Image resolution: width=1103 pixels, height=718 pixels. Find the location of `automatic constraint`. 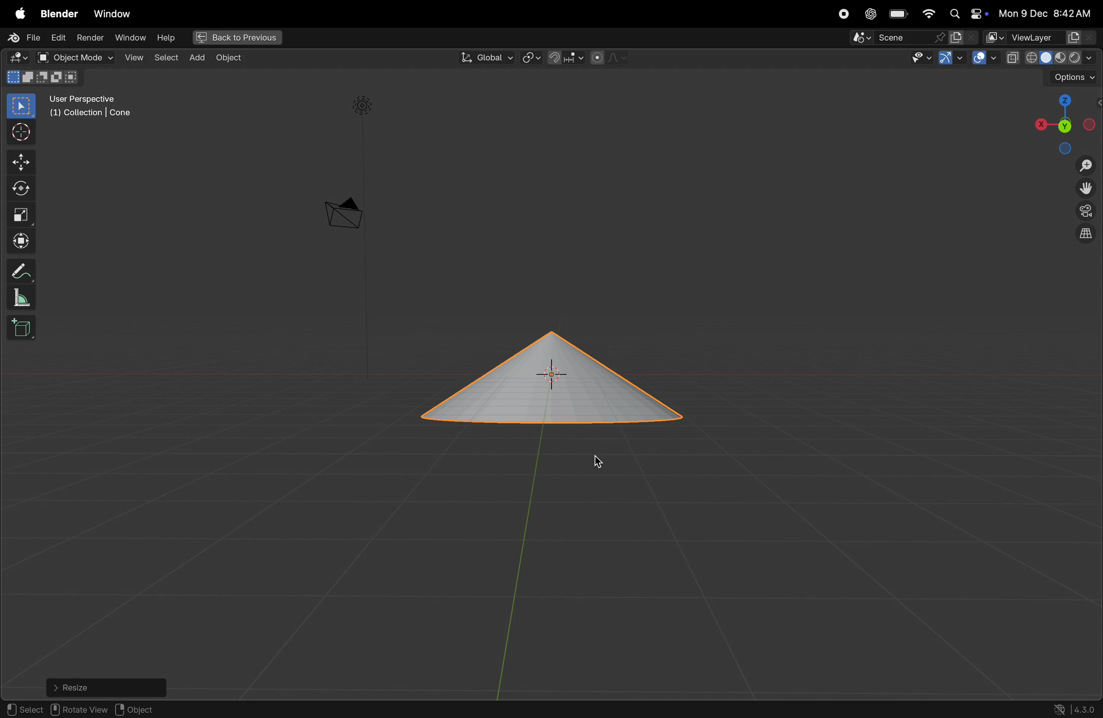

automatic constraint is located at coordinates (710, 708).